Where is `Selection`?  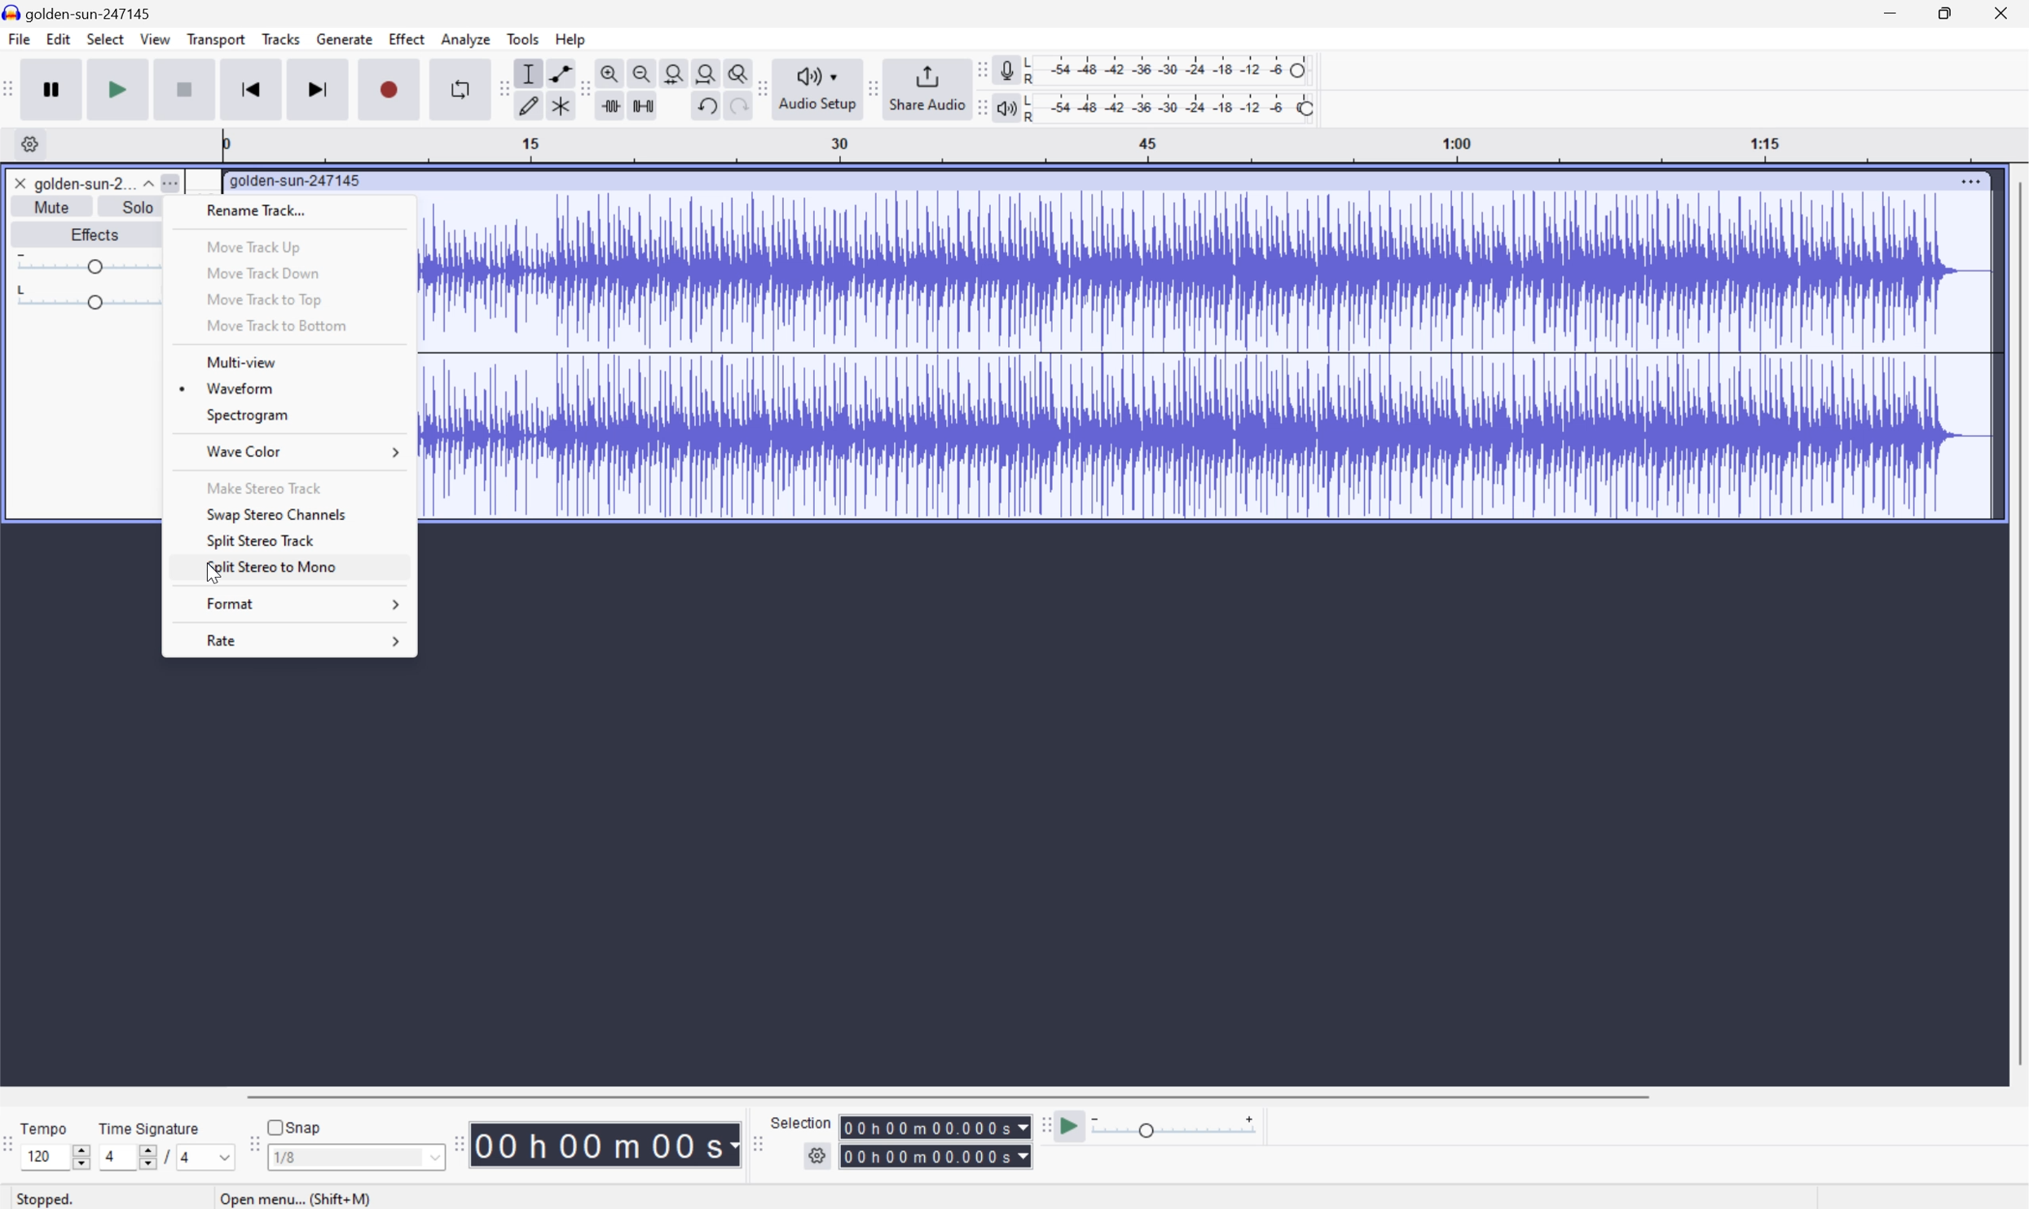
Selection is located at coordinates (936, 1141).